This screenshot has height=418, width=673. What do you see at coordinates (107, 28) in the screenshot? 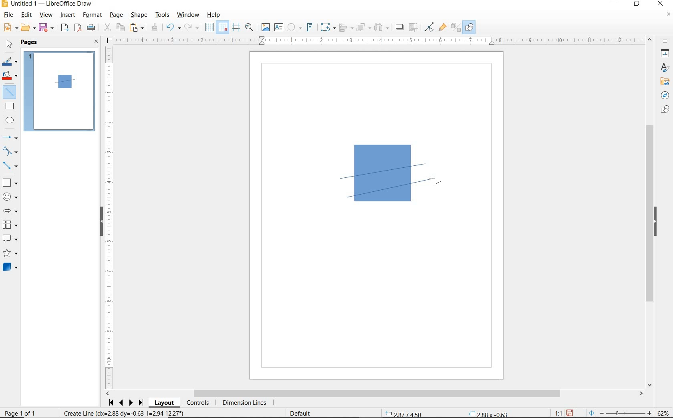
I see `CUT` at bounding box center [107, 28].